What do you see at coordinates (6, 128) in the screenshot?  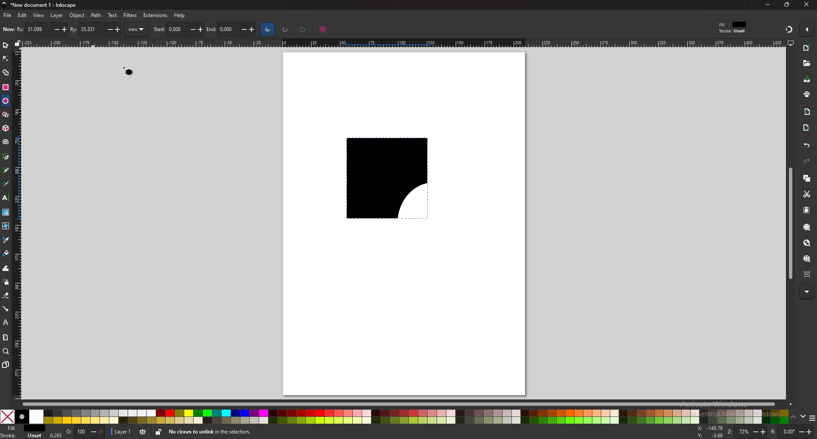 I see `3d box` at bounding box center [6, 128].